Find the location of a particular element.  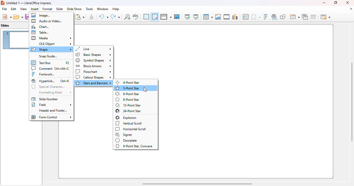

doorplate is located at coordinates (126, 140).